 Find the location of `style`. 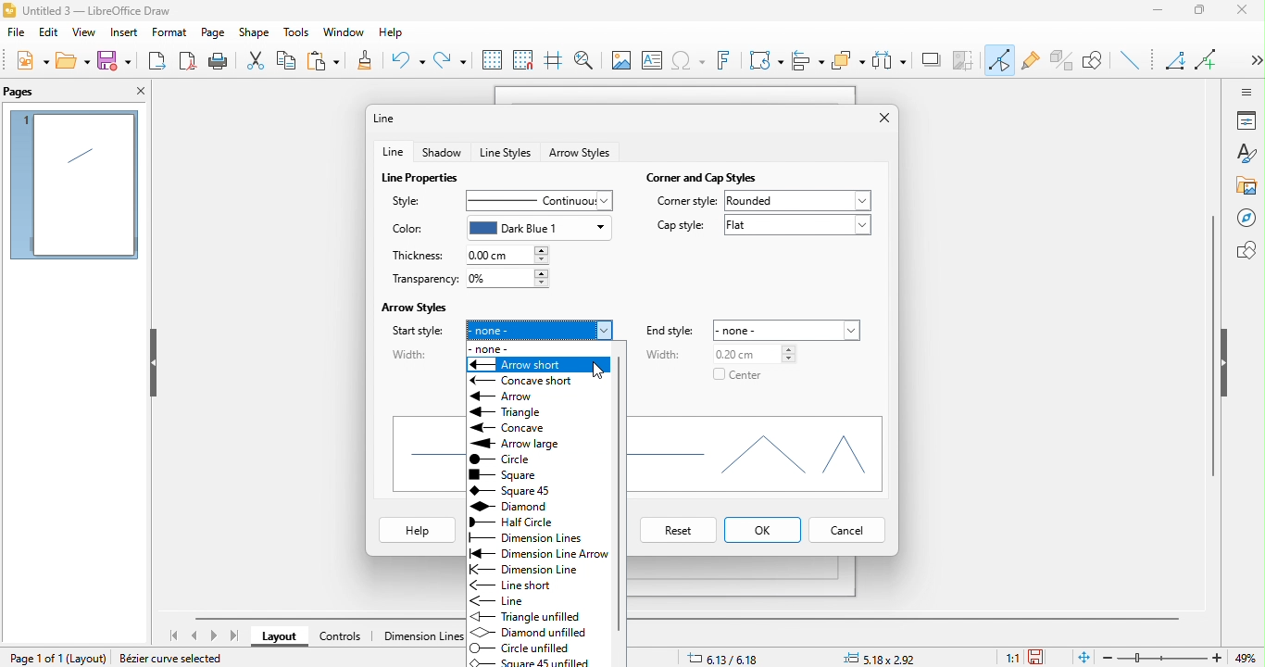

style is located at coordinates (411, 199).